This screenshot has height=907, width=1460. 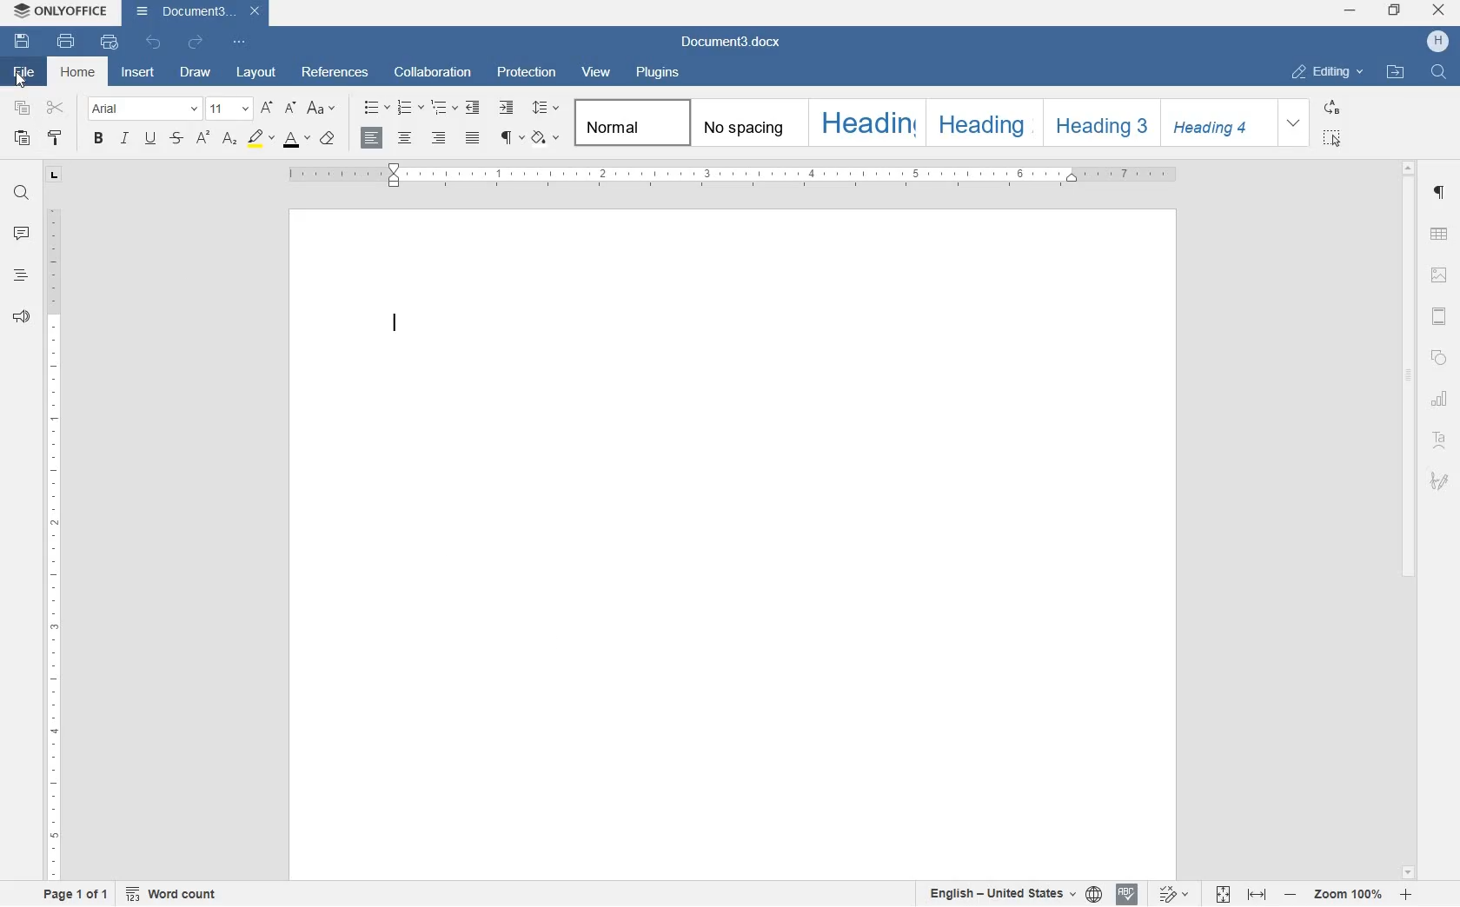 I want to click on numbering, so click(x=409, y=108).